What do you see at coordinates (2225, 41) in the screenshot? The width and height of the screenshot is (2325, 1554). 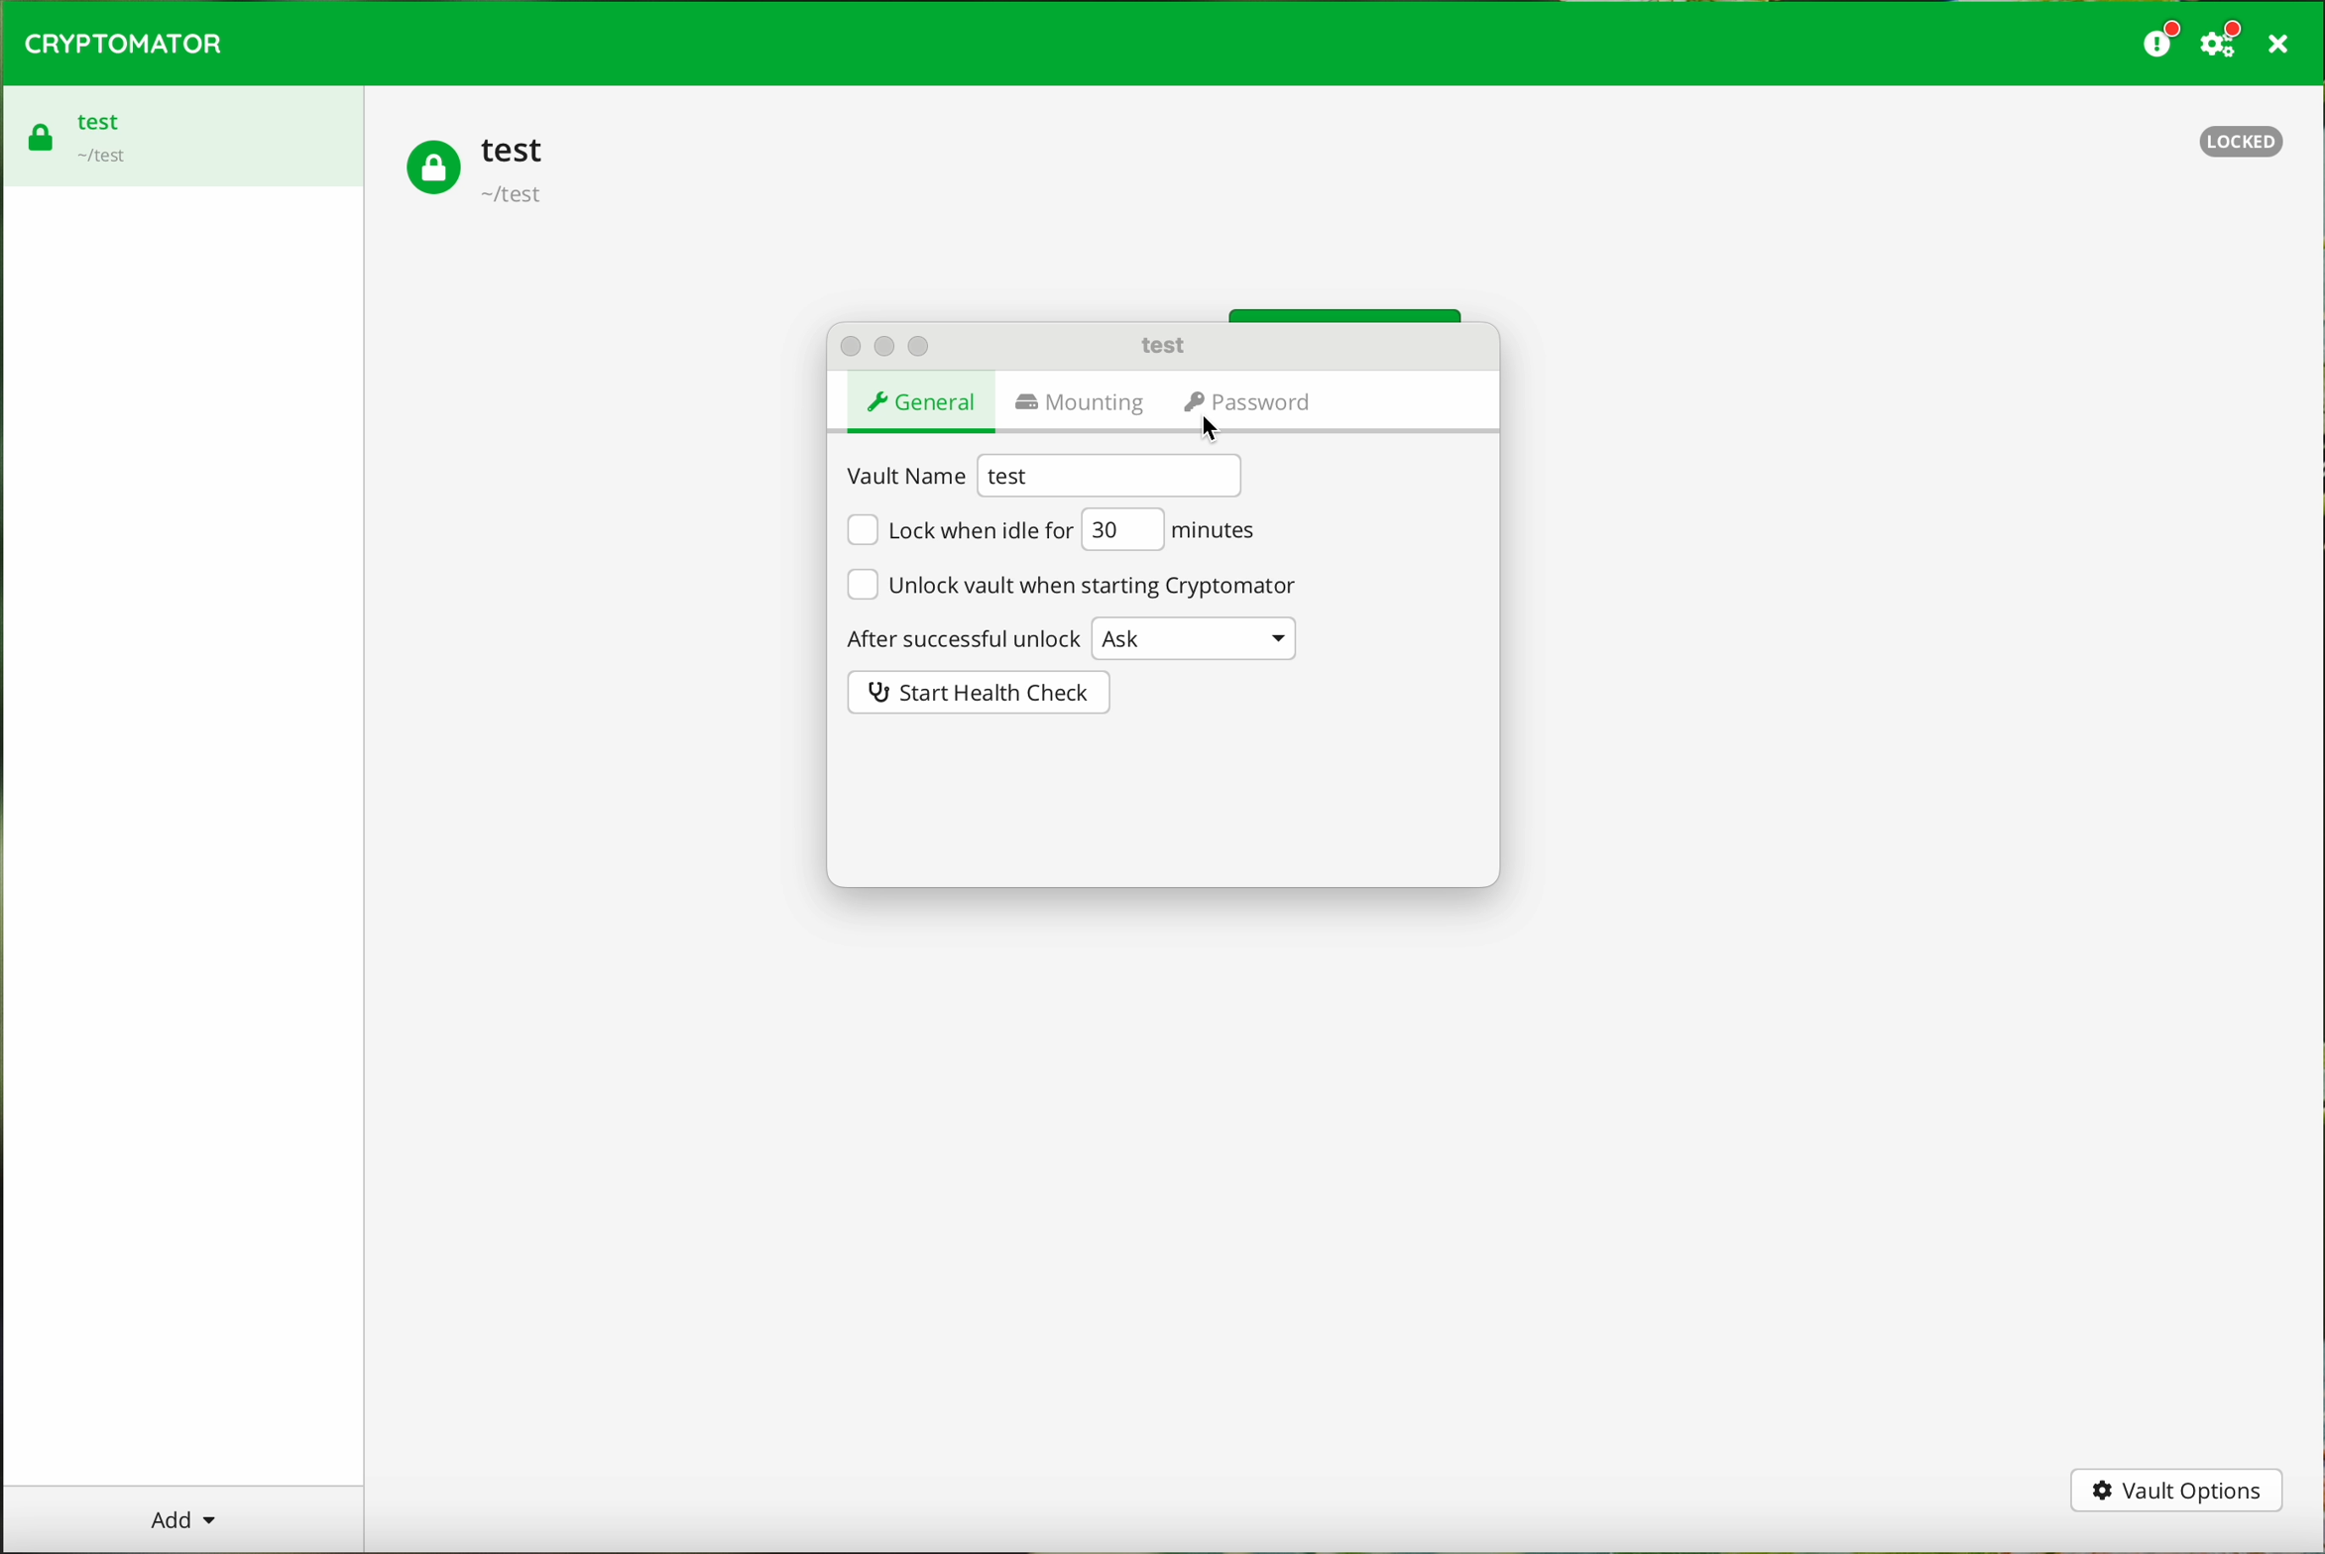 I see `settings` at bounding box center [2225, 41].